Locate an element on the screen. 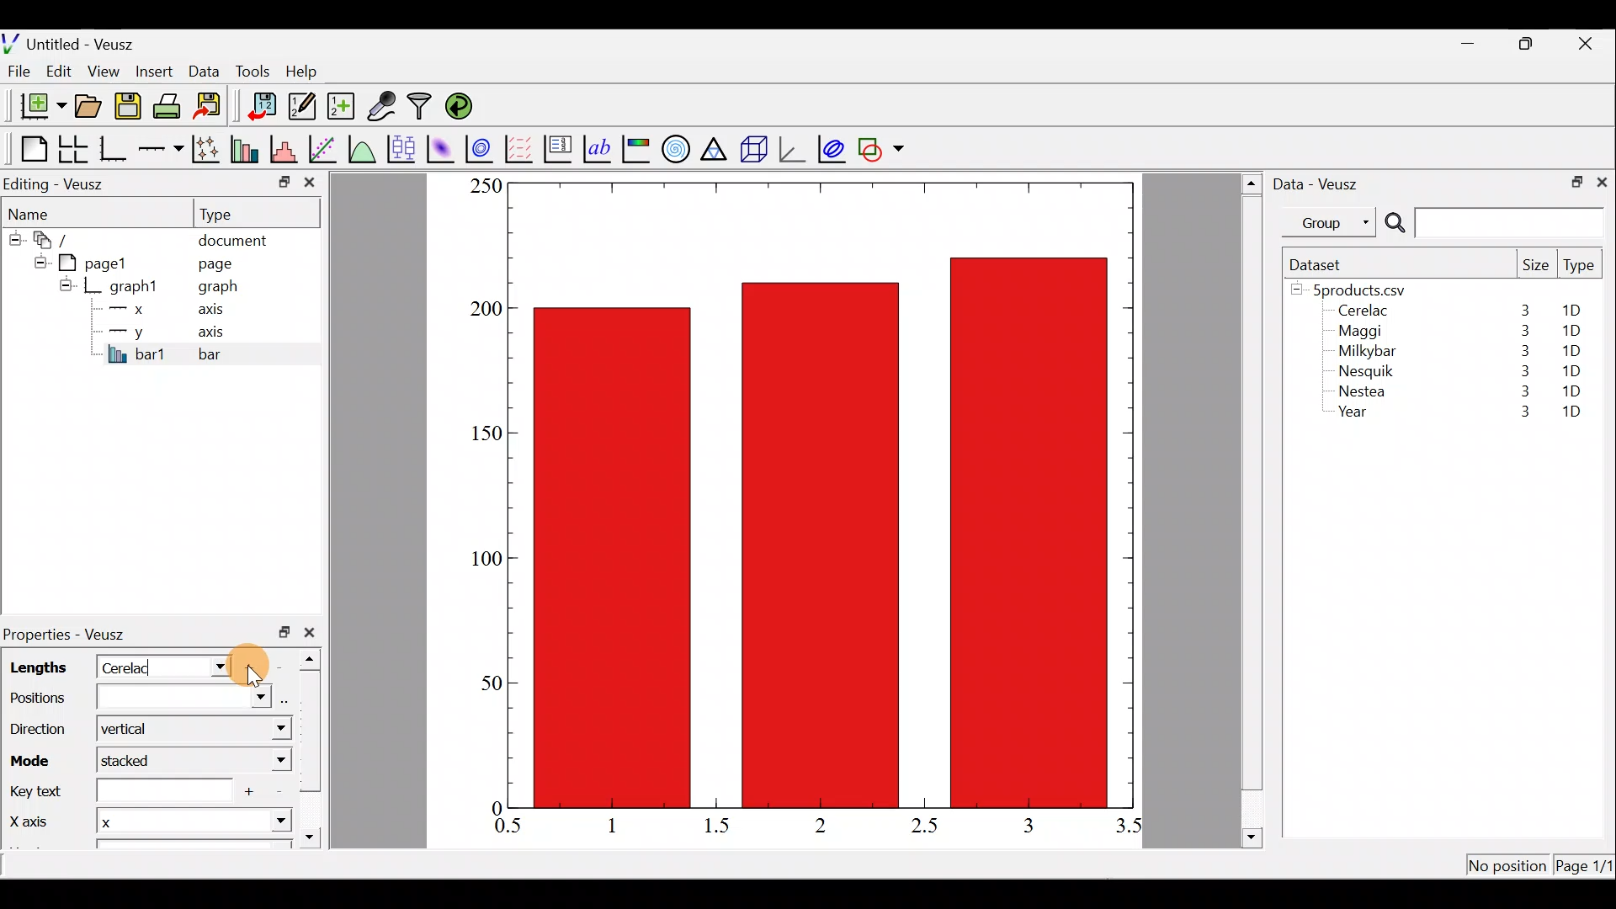 This screenshot has height=909, width=1616. restore down is located at coordinates (284, 632).